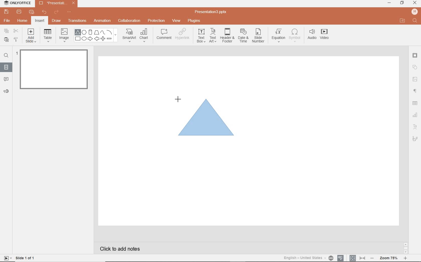  Describe the element at coordinates (69, 12) in the screenshot. I see `CUSTOMIZE QUICK ACCESS TOOLBAR` at that location.